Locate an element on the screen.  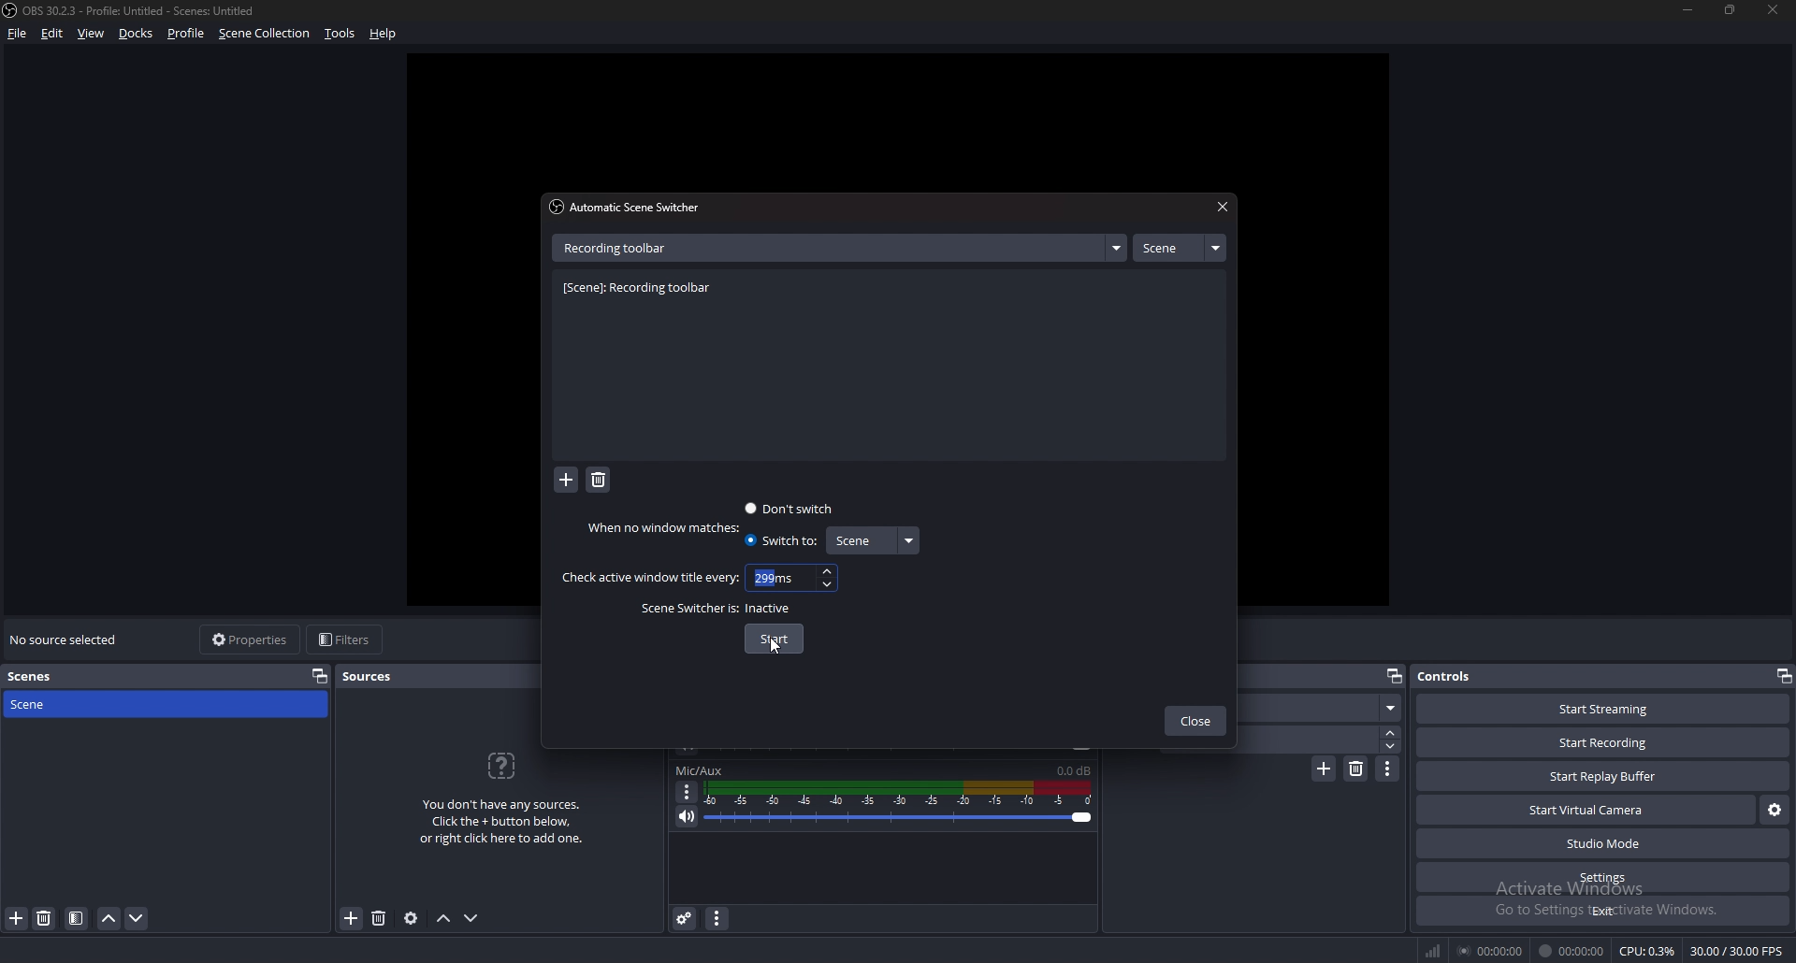
pop out is located at coordinates (1783, 676).